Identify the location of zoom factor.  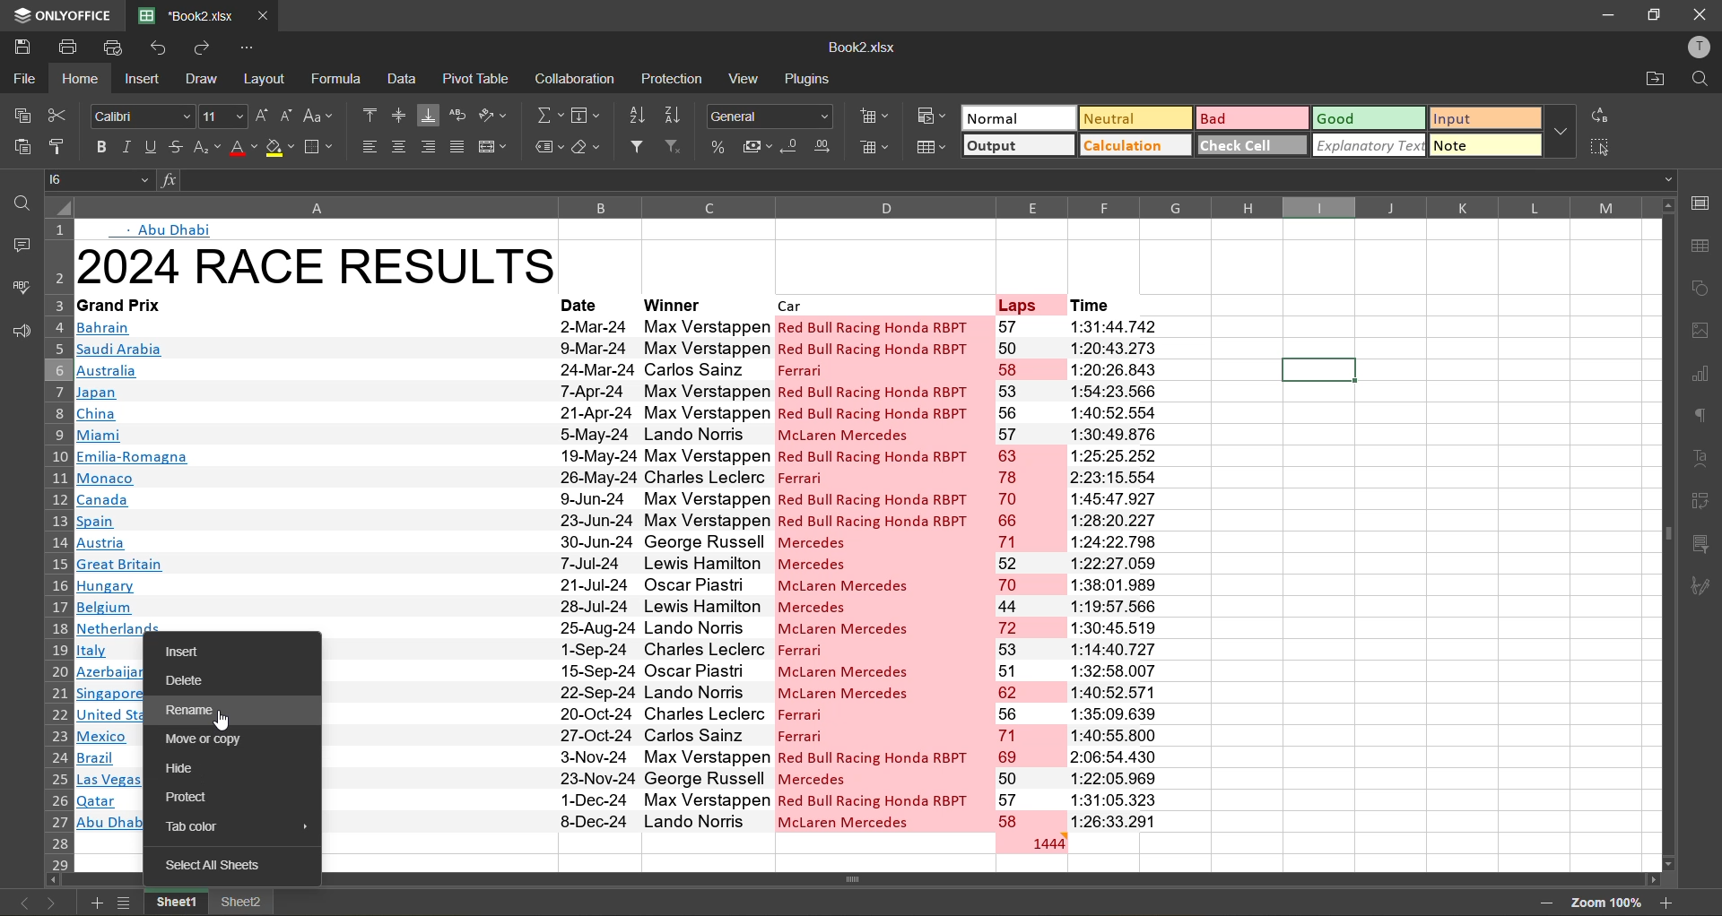
(1605, 903).